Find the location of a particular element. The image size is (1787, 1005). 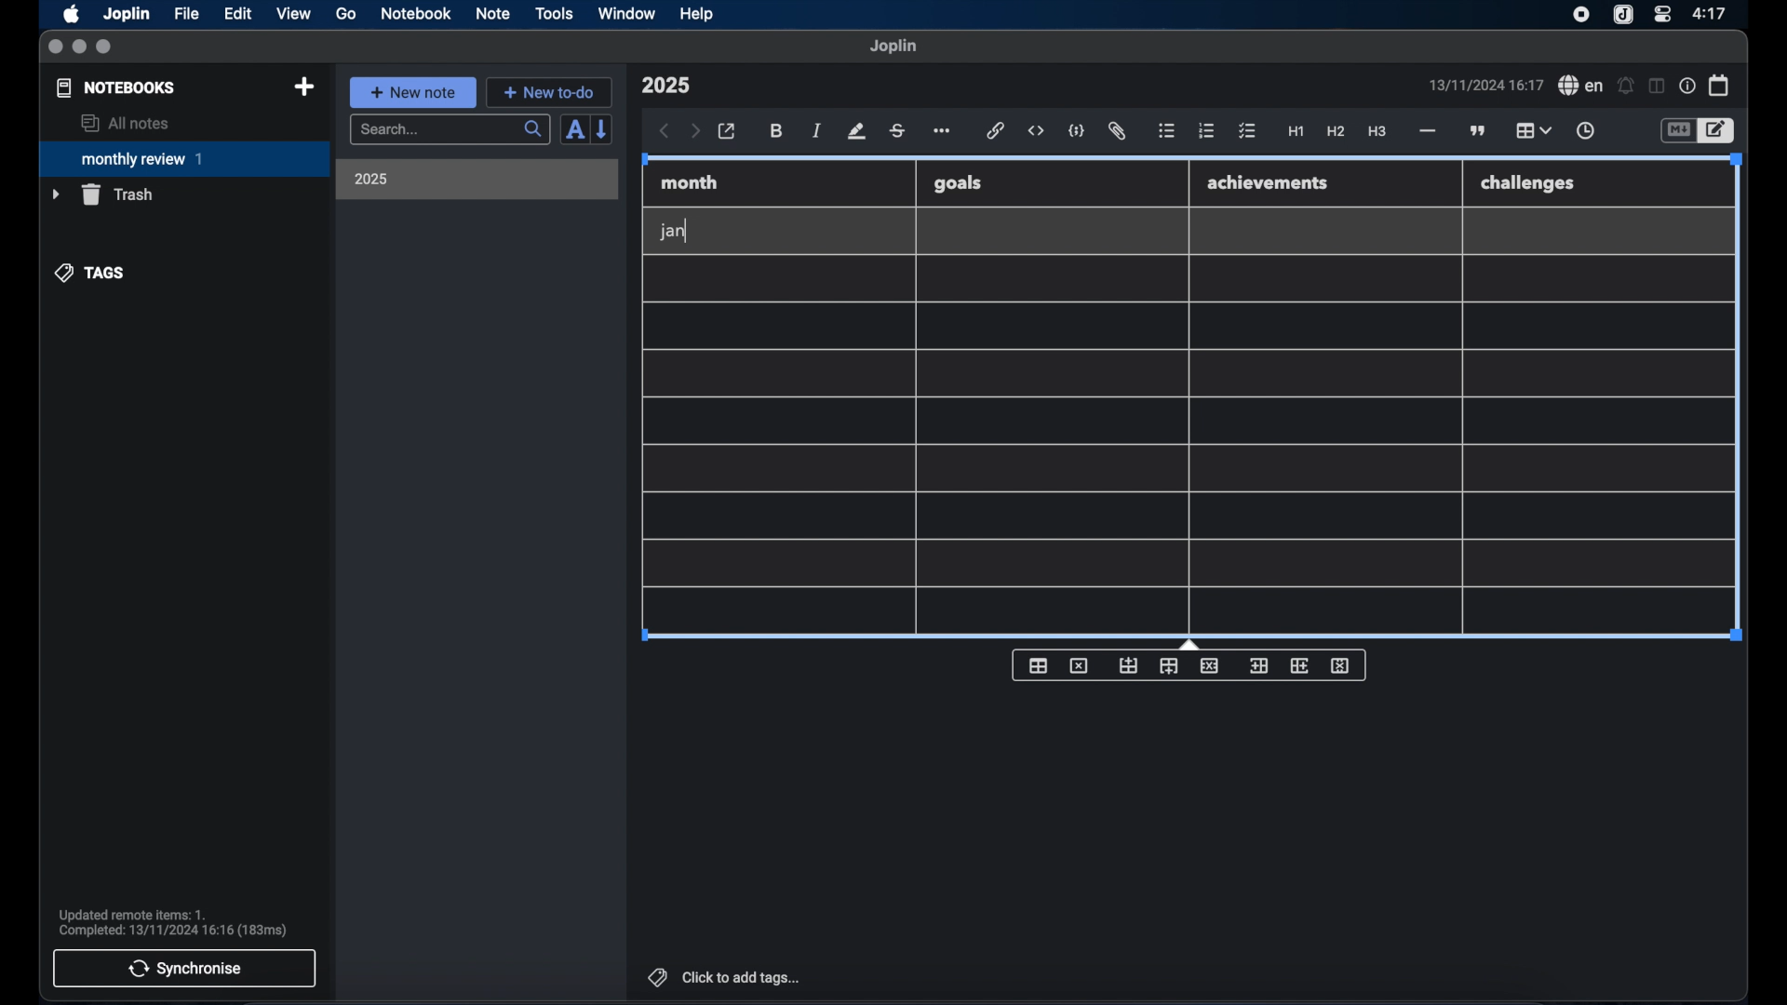

achievements is located at coordinates (1269, 183).